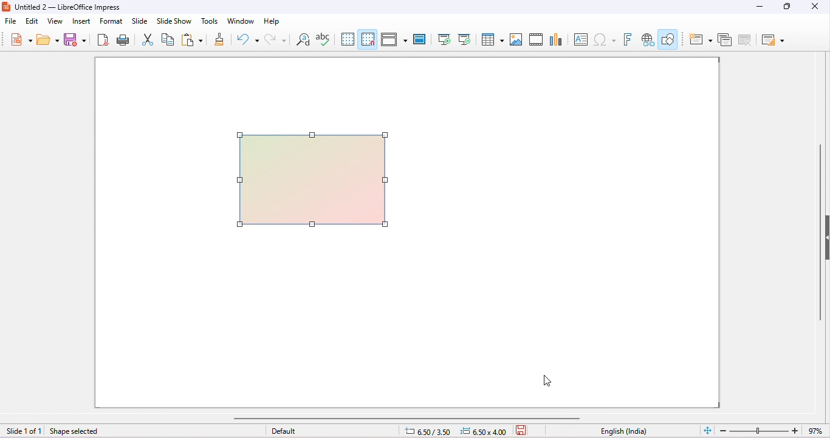 The image size is (830, 438). I want to click on undo, so click(247, 39).